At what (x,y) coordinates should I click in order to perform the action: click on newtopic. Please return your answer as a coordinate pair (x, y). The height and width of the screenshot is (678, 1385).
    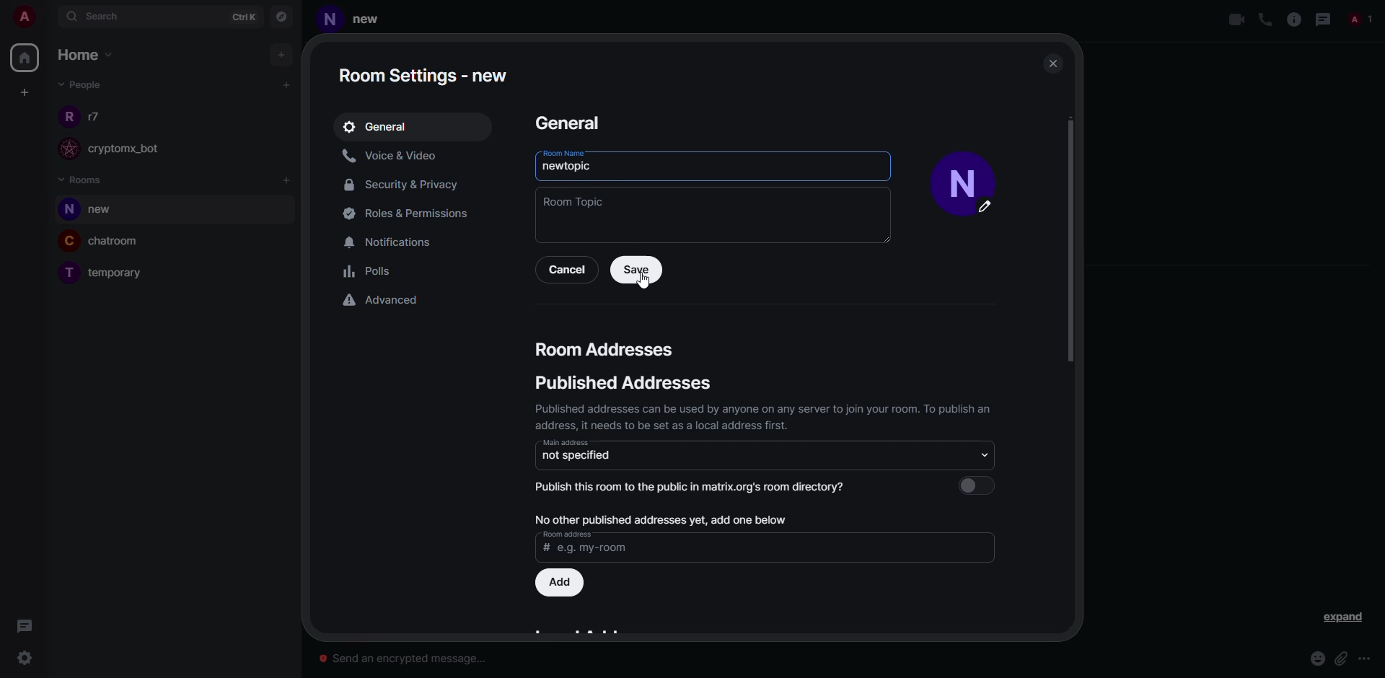
    Looking at the image, I should click on (569, 167).